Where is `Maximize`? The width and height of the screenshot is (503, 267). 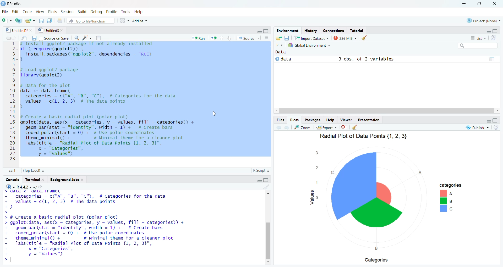
Maximize is located at coordinates (479, 4).